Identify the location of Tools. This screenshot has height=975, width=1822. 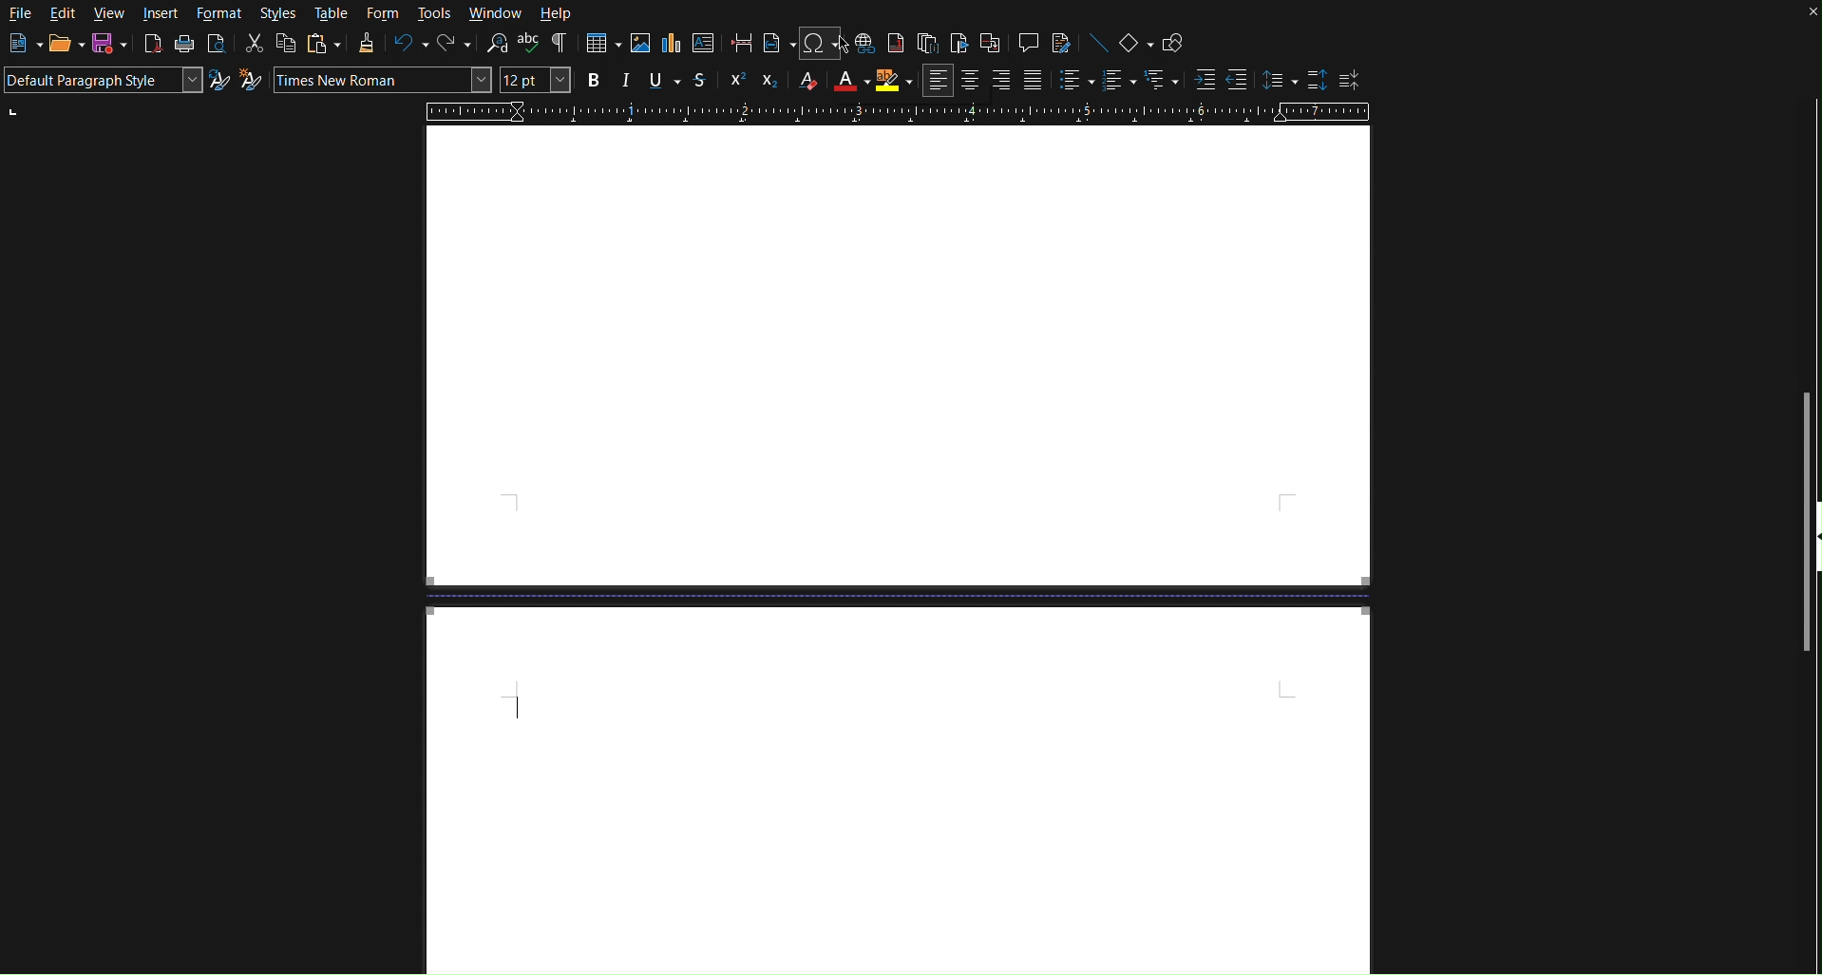
(433, 13).